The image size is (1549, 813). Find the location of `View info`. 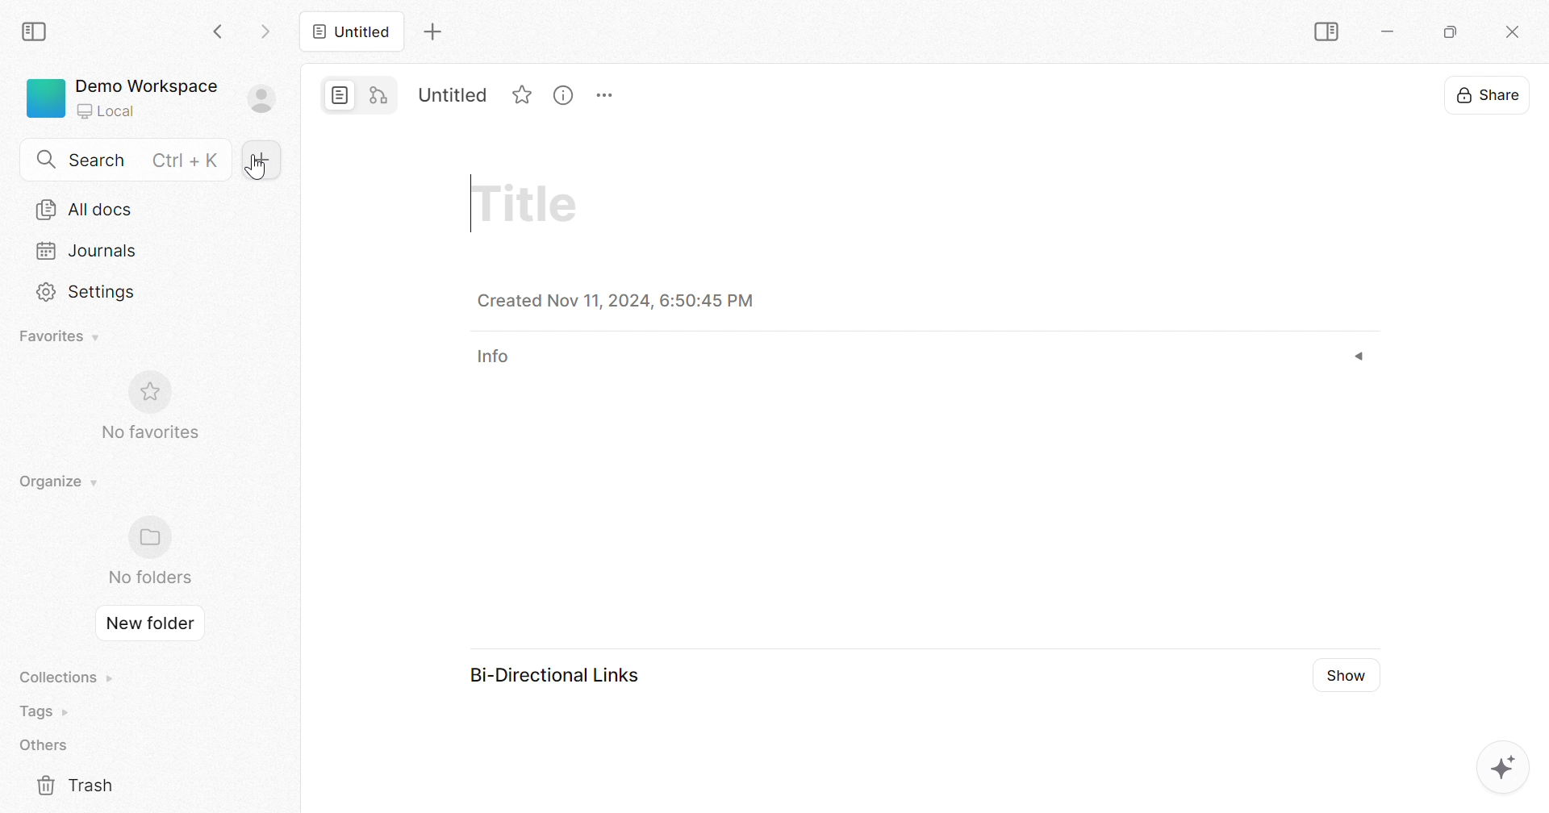

View info is located at coordinates (564, 95).